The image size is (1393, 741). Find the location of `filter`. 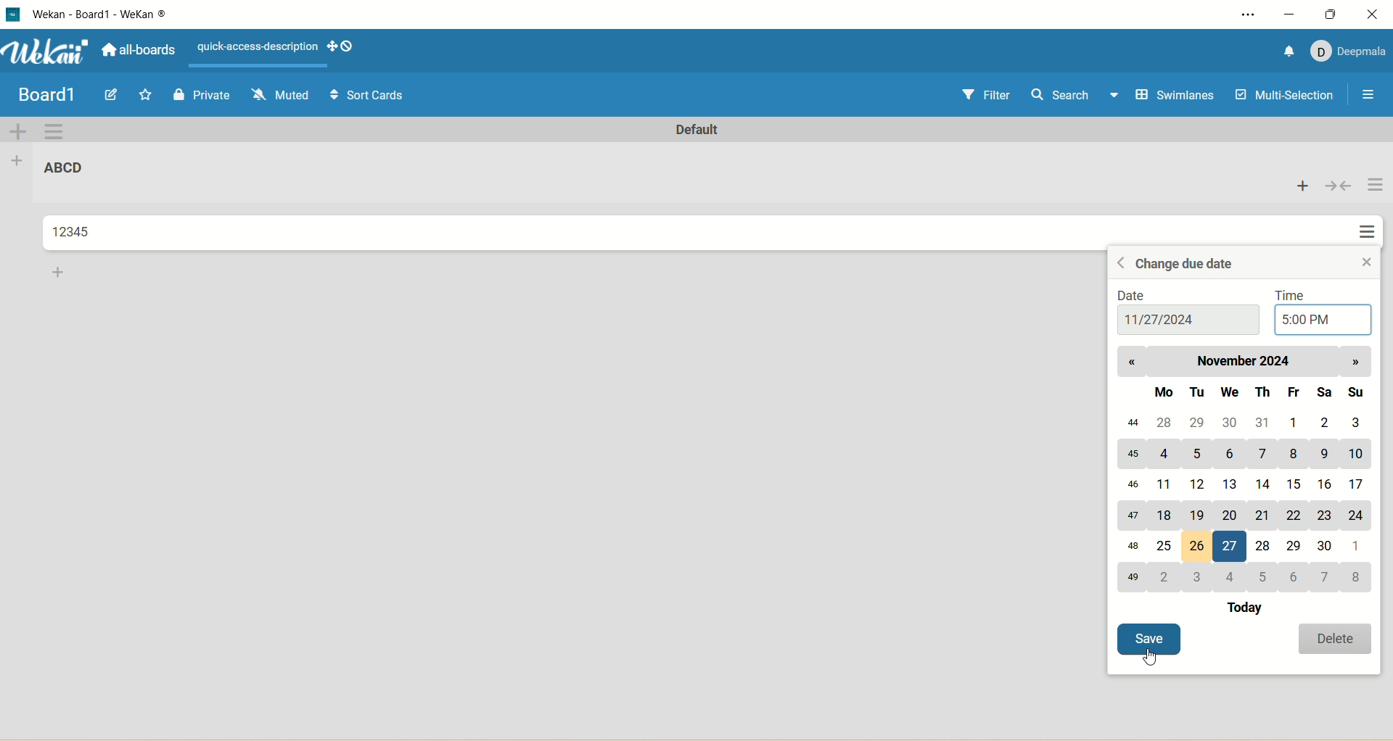

filter is located at coordinates (990, 96).